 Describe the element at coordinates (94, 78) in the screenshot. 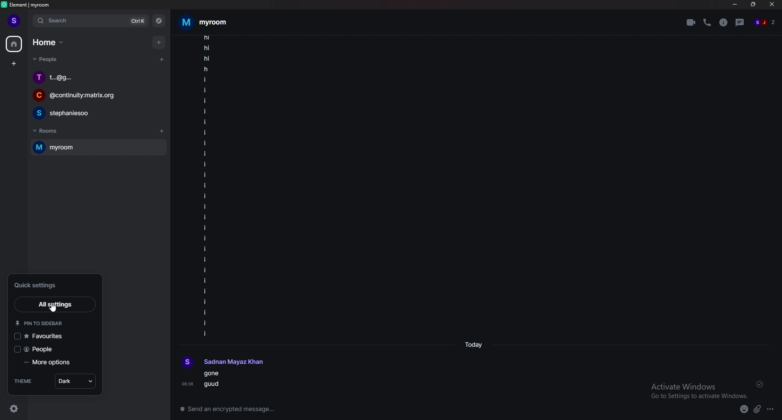

I see `chat` at that location.